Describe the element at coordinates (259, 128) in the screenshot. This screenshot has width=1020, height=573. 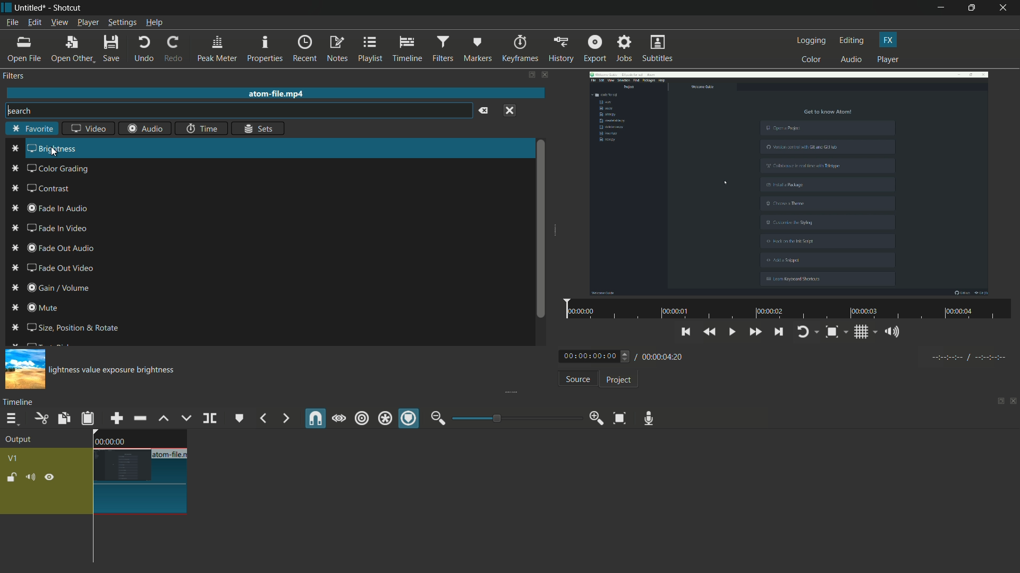
I see `sets` at that location.